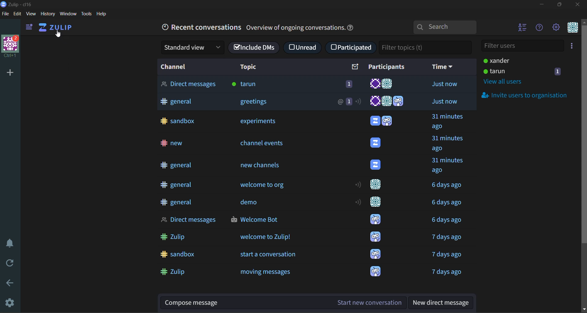  Describe the element at coordinates (445, 84) in the screenshot. I see `Time` at that location.